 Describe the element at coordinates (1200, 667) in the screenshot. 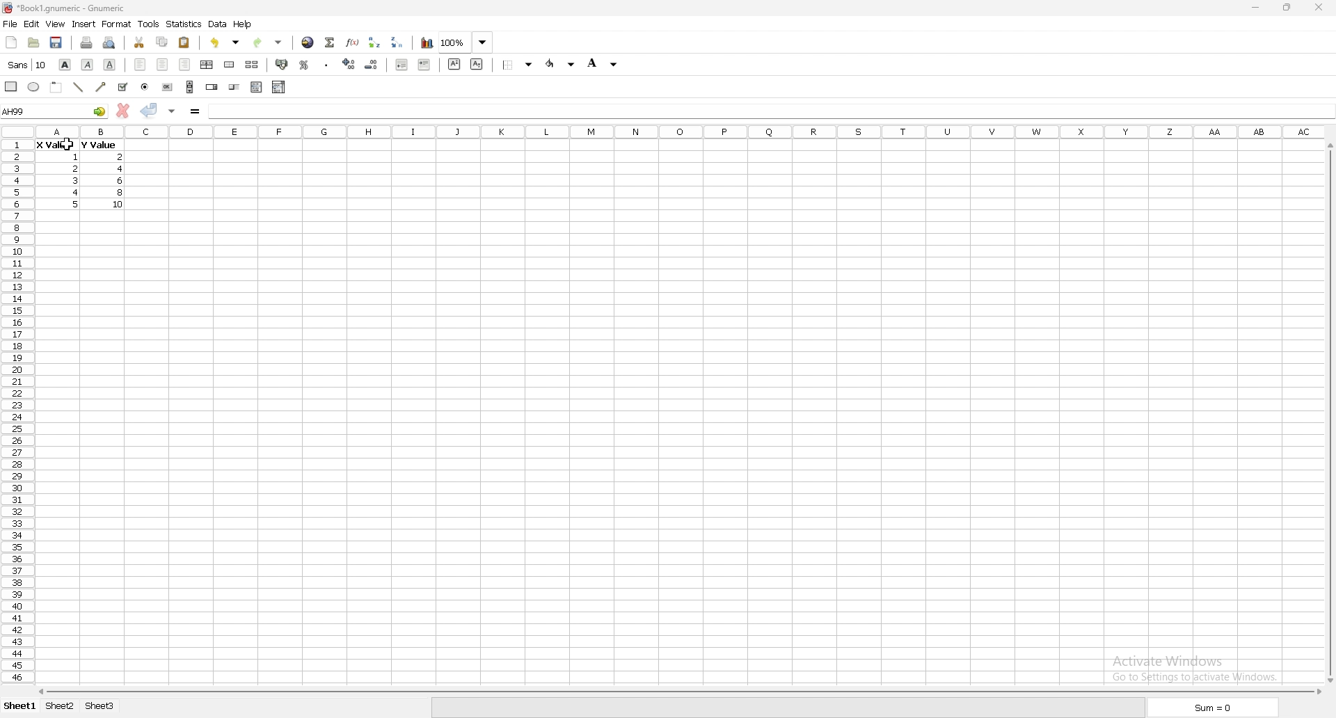

I see `activate windows` at that location.